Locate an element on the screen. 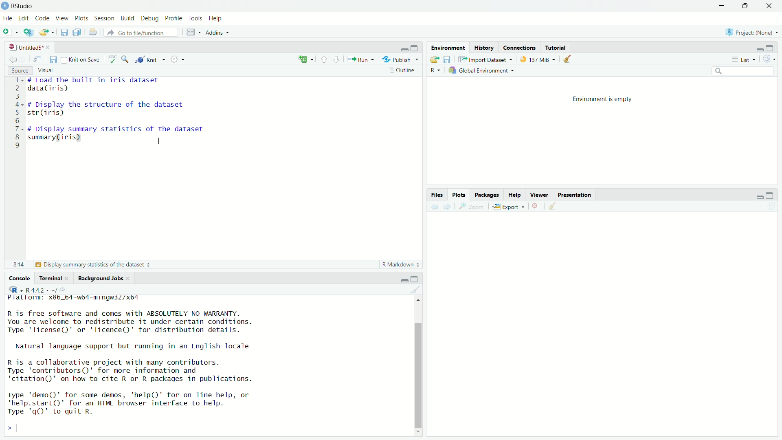 This screenshot has height=440, width=782. Presentation is located at coordinates (574, 194).